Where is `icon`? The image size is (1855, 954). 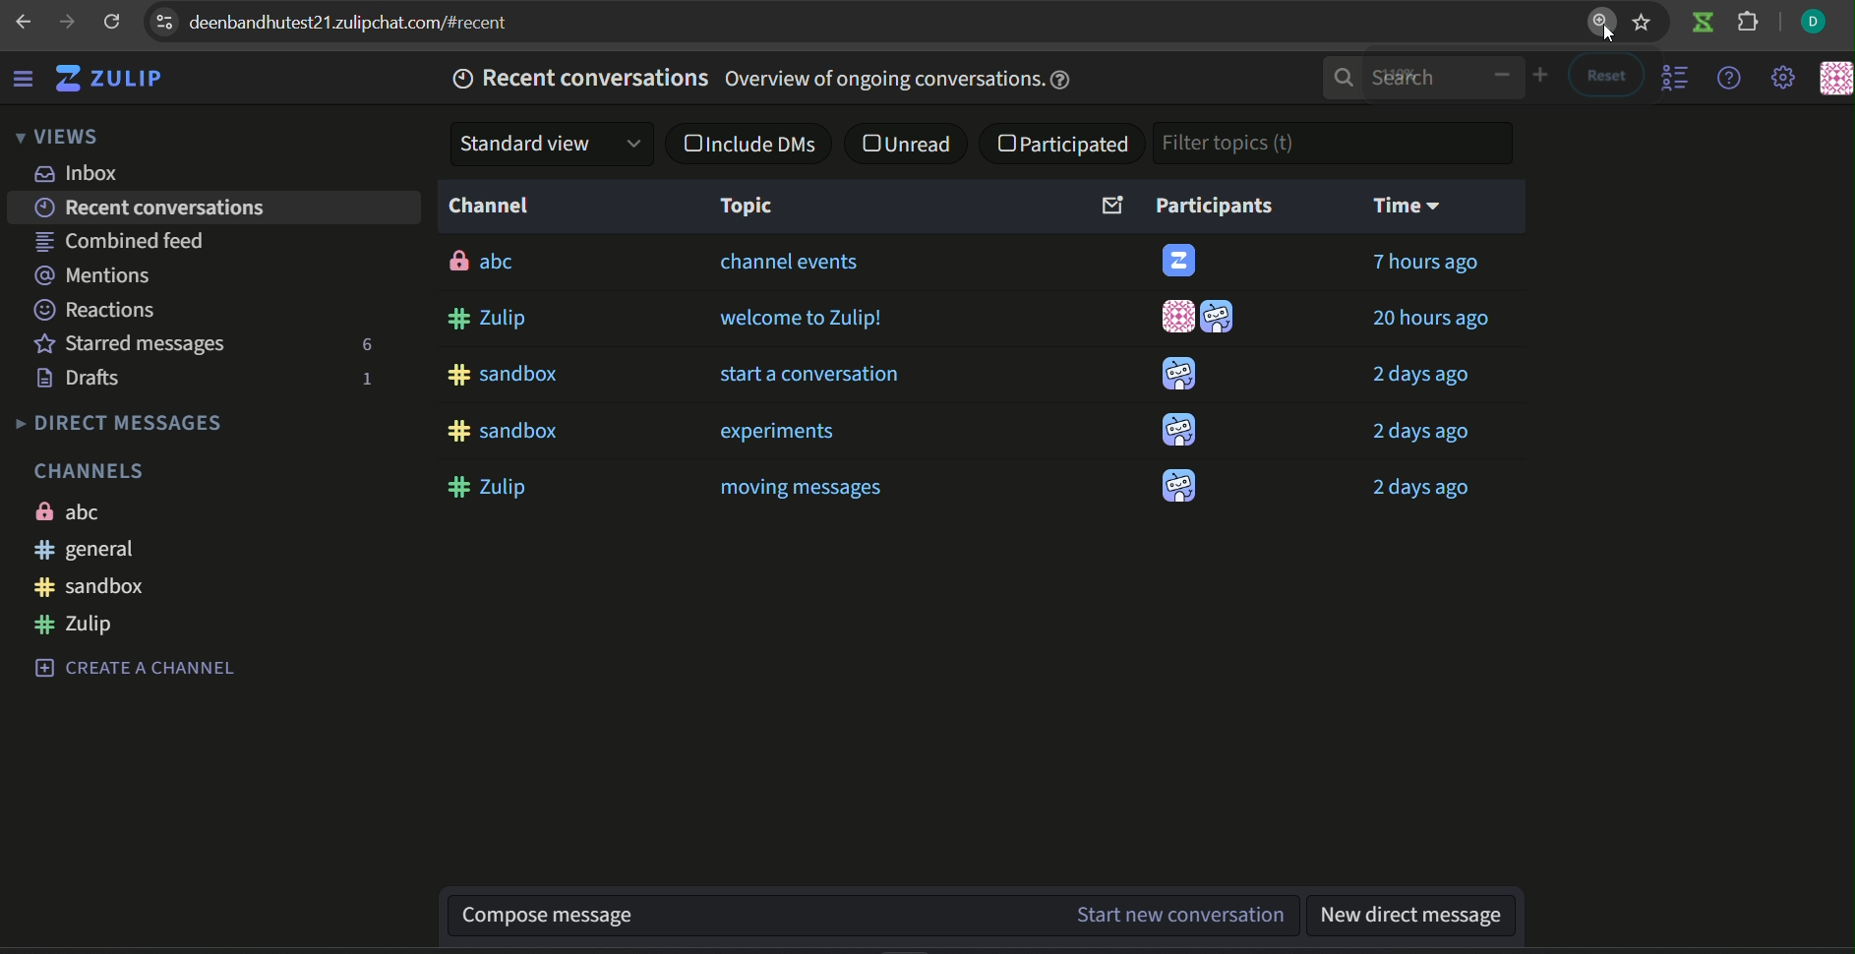 icon is located at coordinates (1833, 79).